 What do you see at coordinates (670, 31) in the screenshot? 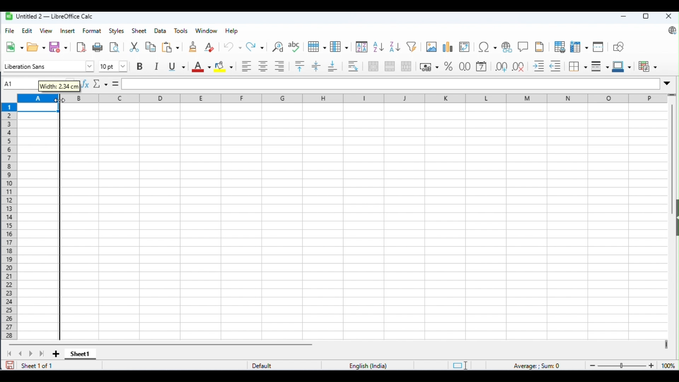
I see `update` at bounding box center [670, 31].